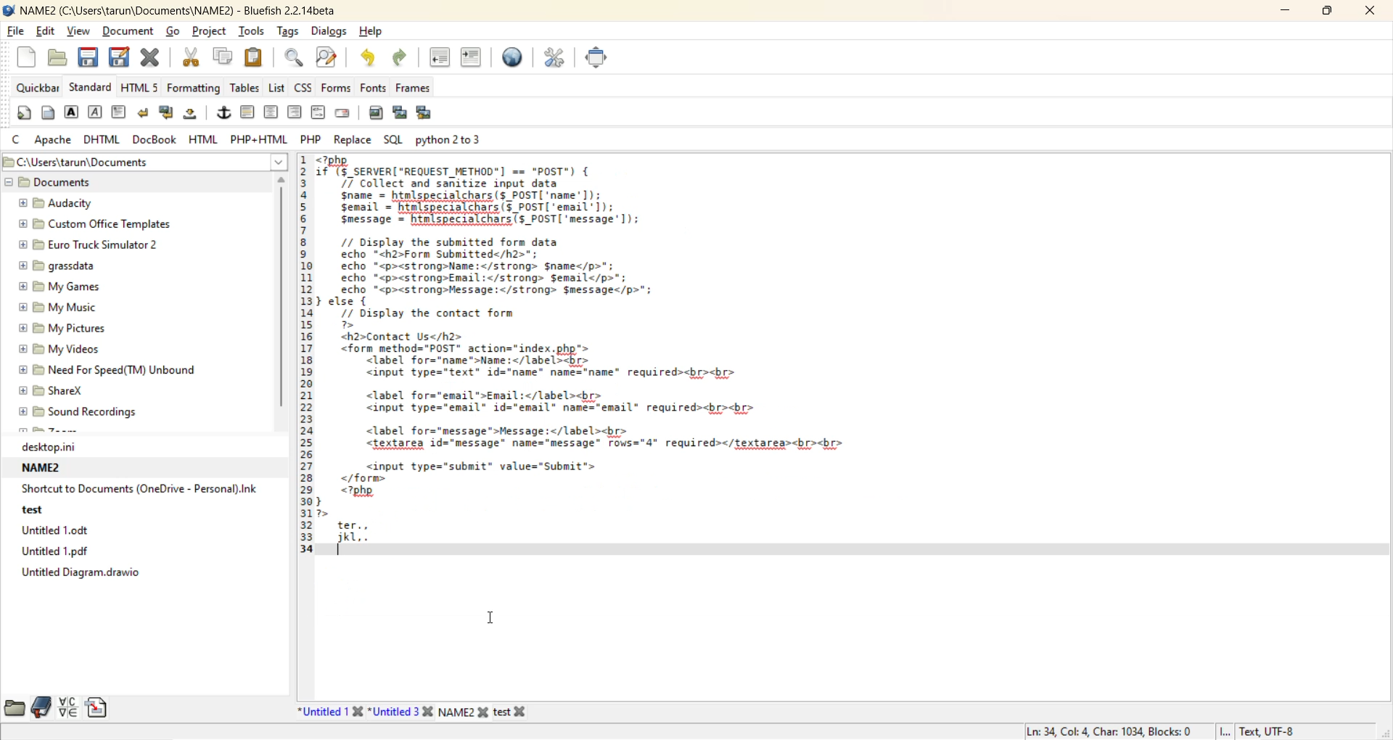  Describe the element at coordinates (271, 113) in the screenshot. I see `center` at that location.